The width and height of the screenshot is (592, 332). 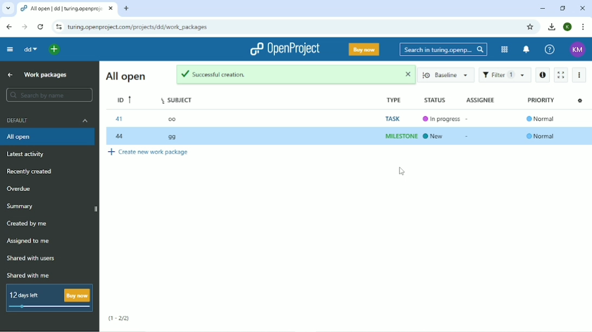 I want to click on Search by name, so click(x=49, y=95).